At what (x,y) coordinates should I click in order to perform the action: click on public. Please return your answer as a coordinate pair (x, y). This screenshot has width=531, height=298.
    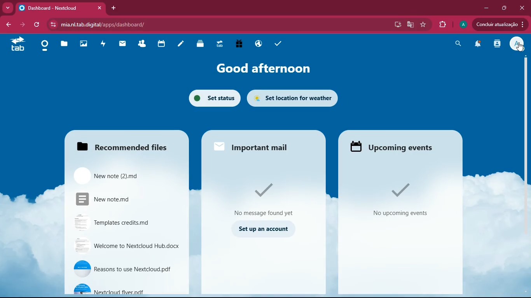
    Looking at the image, I should click on (259, 43).